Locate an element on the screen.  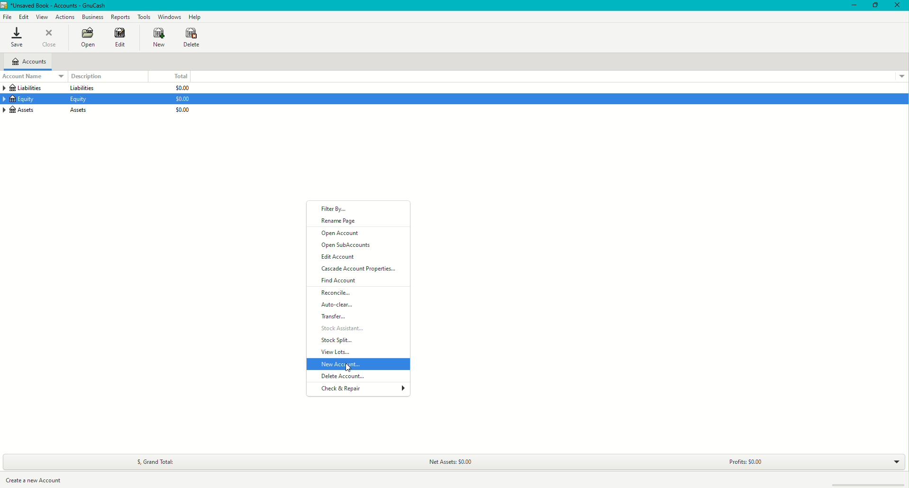
Profits is located at coordinates (745, 460).